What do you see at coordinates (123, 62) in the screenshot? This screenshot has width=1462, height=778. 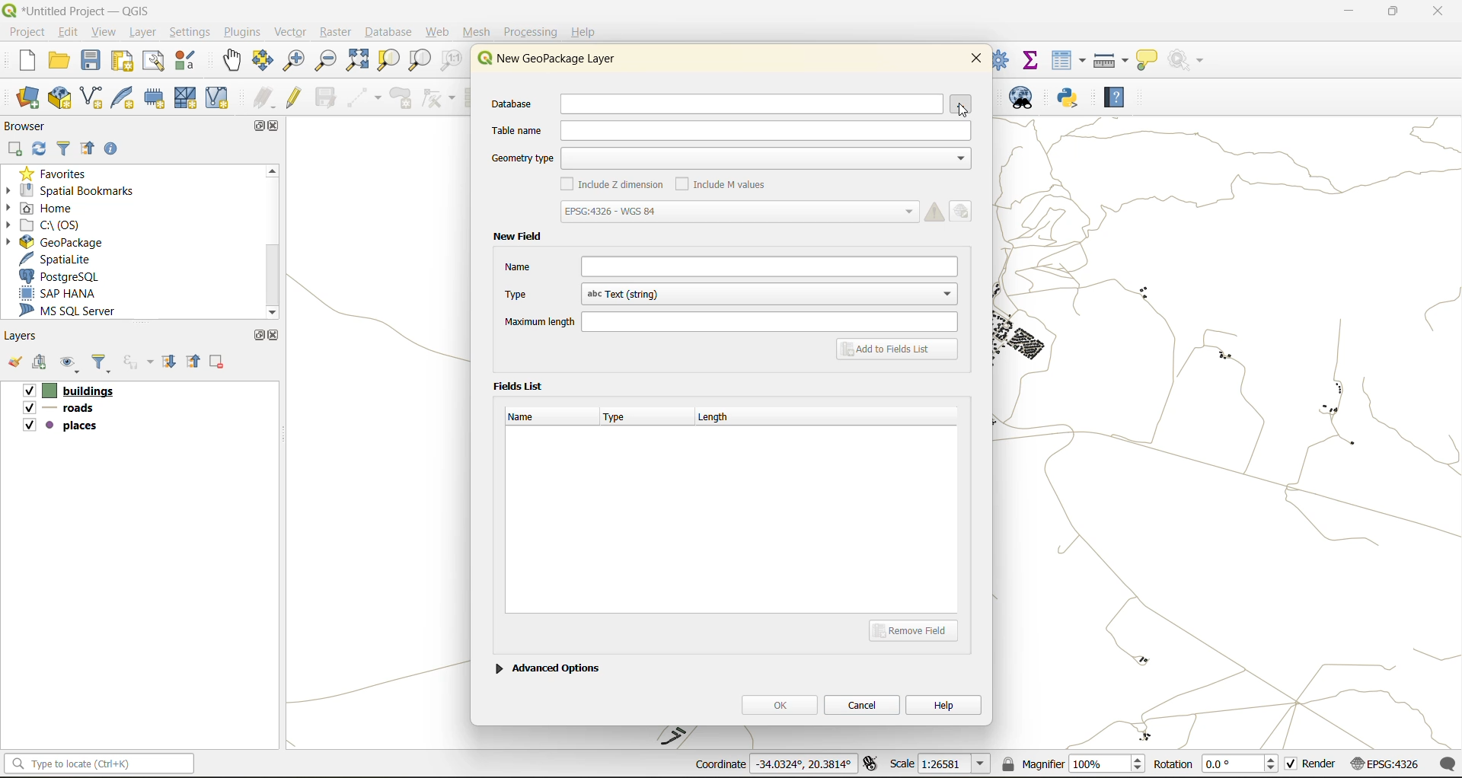 I see `print layout` at bounding box center [123, 62].